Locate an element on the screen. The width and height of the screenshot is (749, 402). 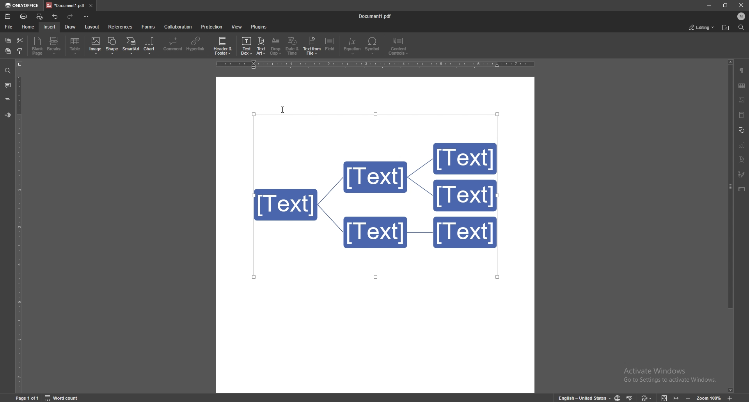
scroll bar is located at coordinates (731, 226).